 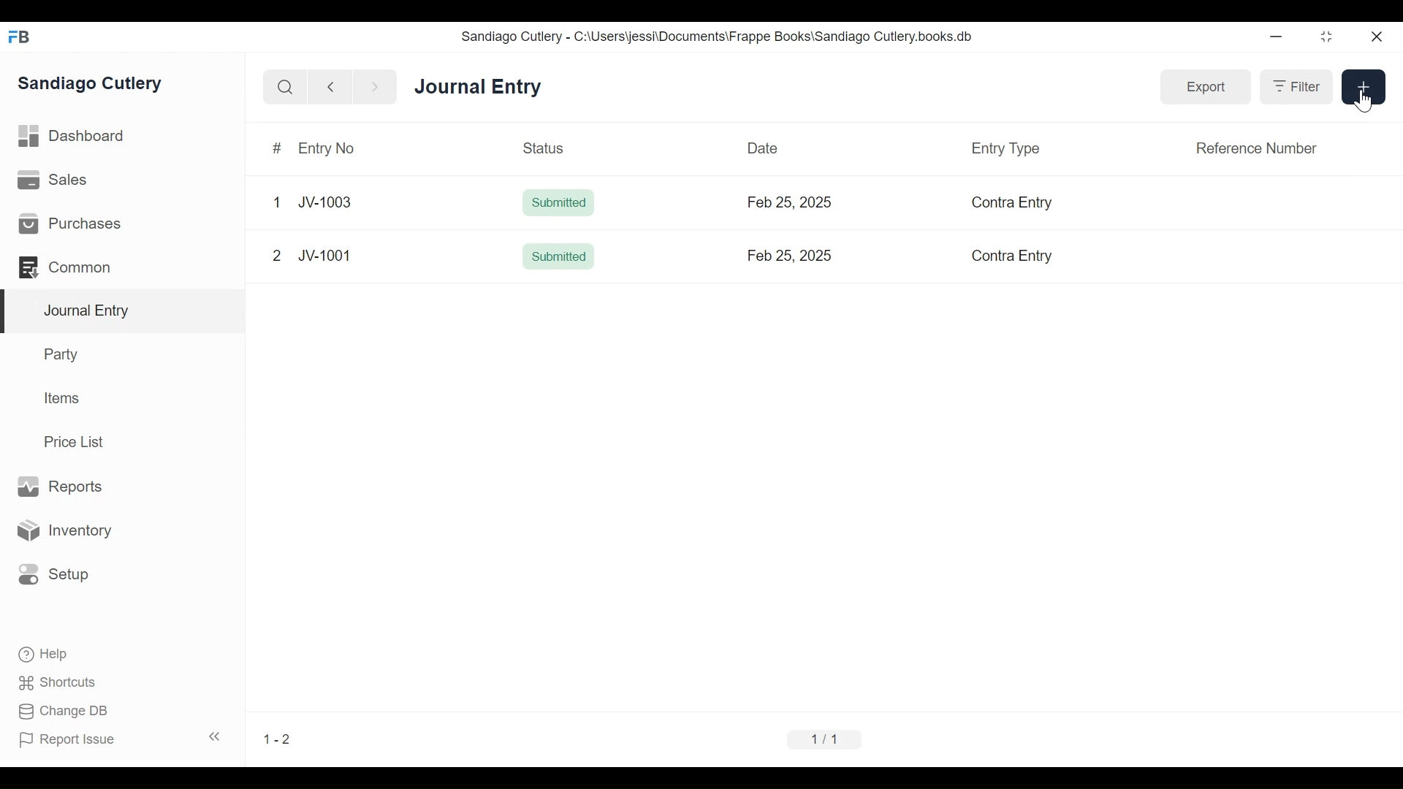 I want to click on Change DB, so click(x=62, y=712).